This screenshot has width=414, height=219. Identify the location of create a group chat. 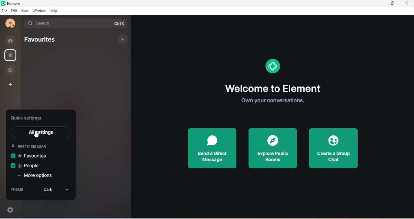
(333, 147).